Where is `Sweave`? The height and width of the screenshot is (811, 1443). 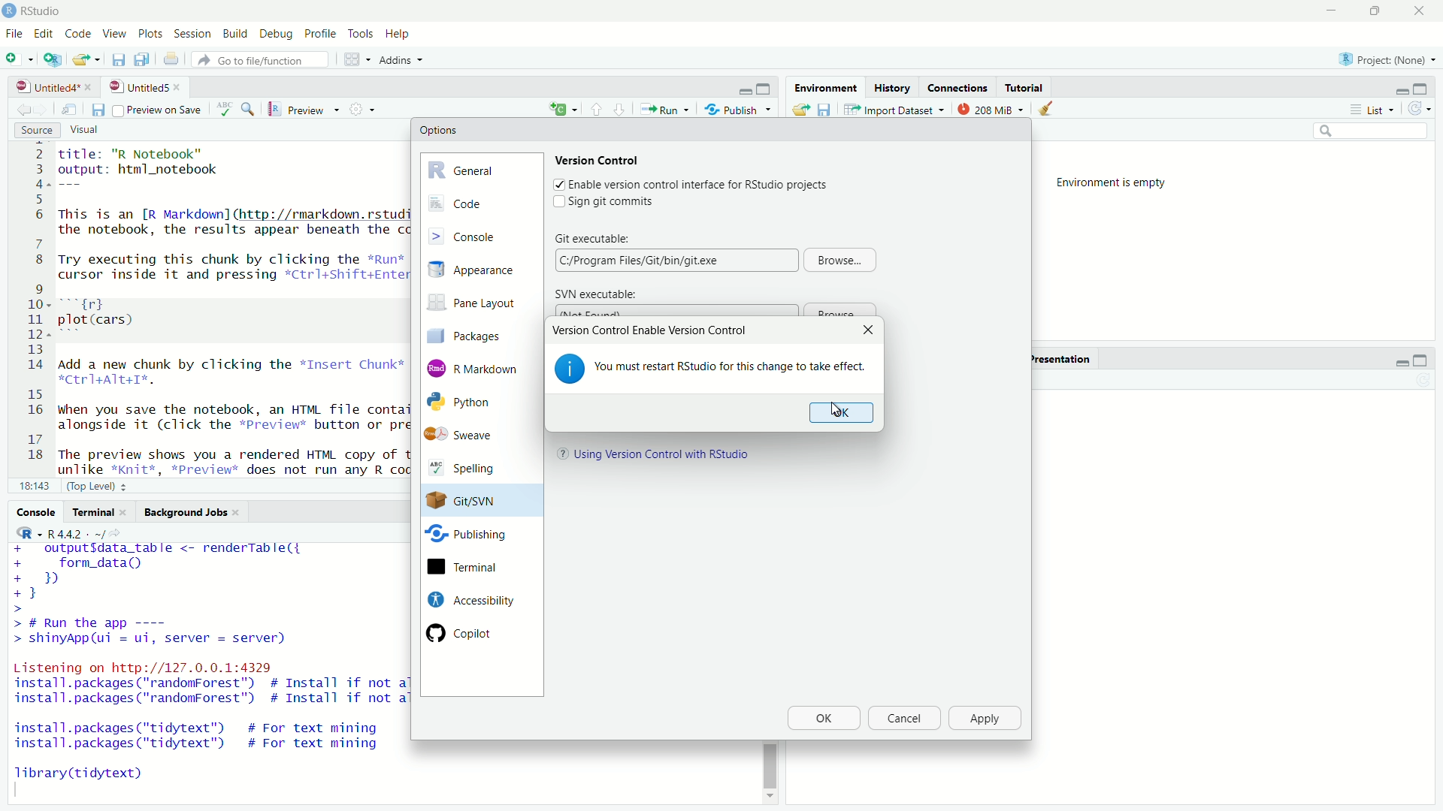 Sweave is located at coordinates (468, 435).